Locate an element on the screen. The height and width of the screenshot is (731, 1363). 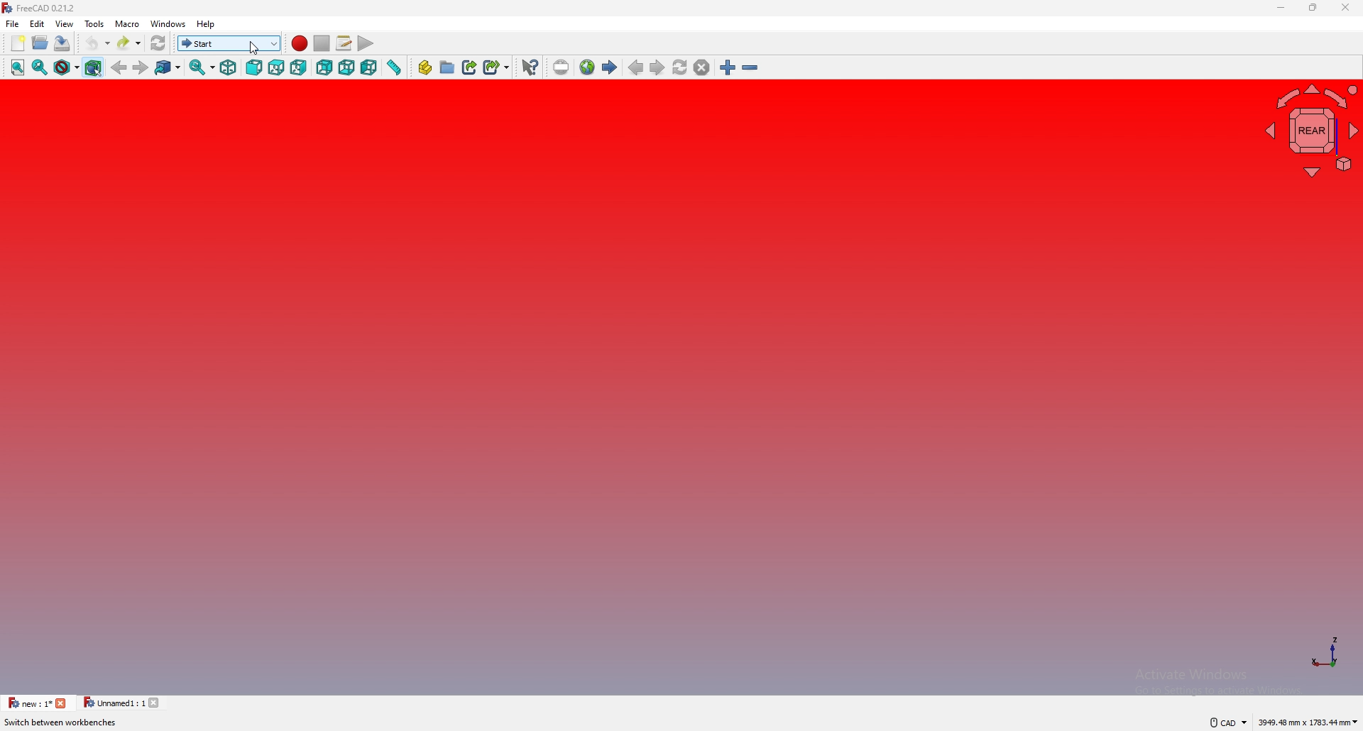
bounding object is located at coordinates (94, 66).